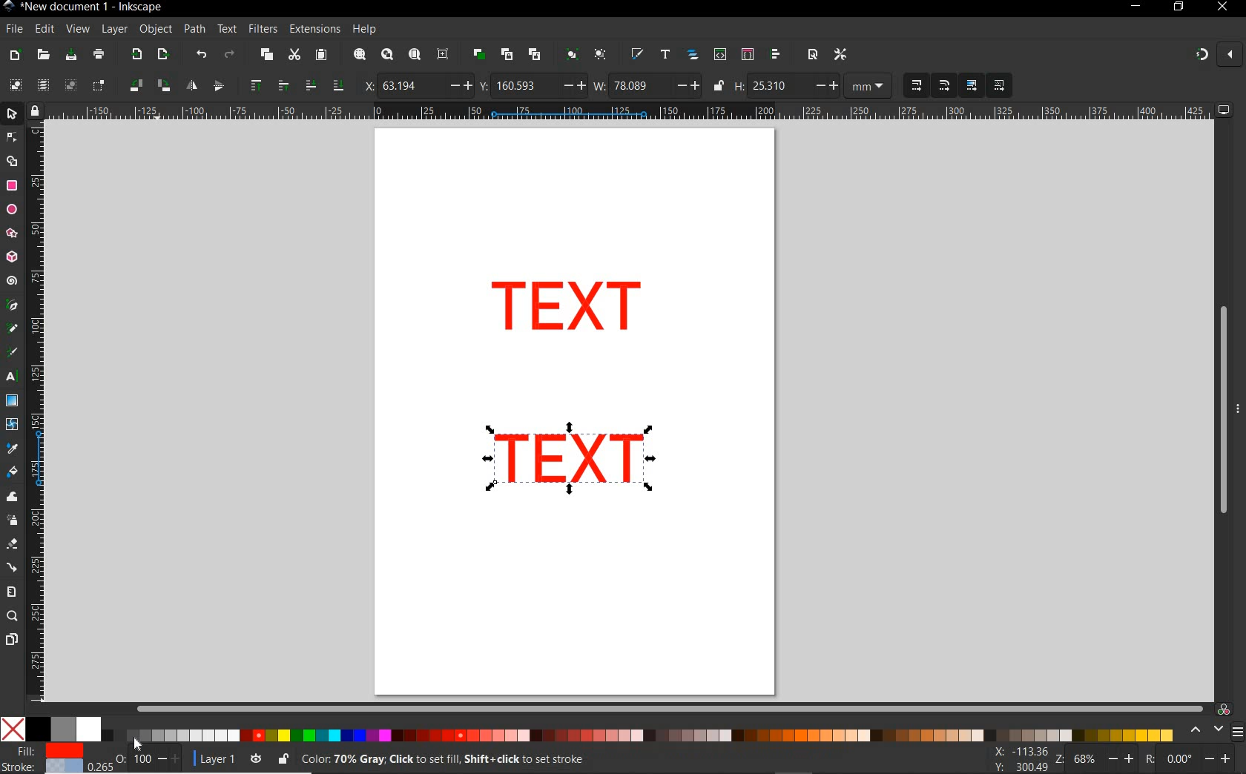 The height and width of the screenshot is (774, 1246). What do you see at coordinates (415, 85) in the screenshot?
I see `horizontal coordinate of selection` at bounding box center [415, 85].